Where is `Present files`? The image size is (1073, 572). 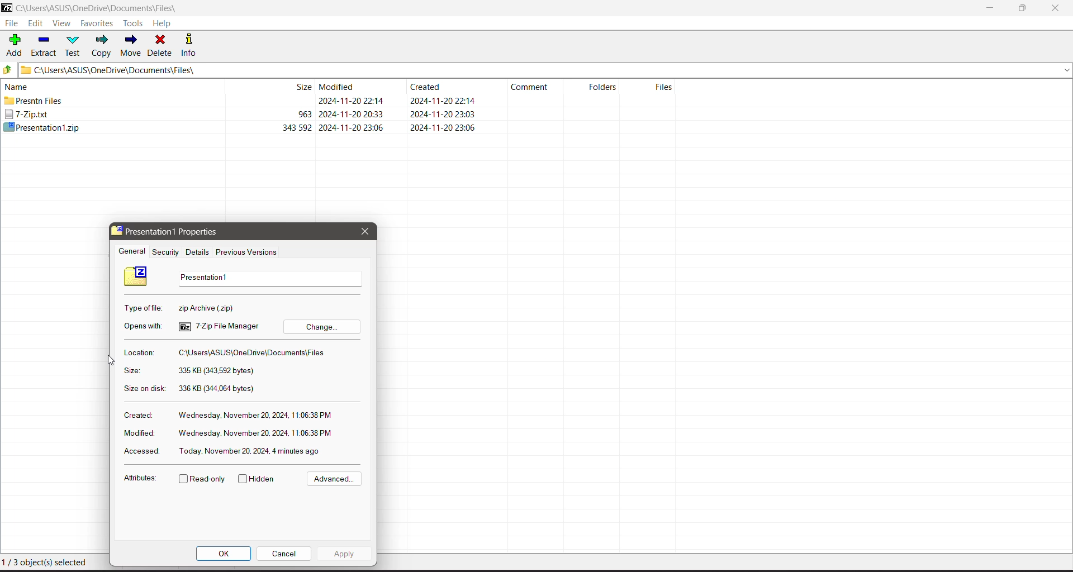 Present files is located at coordinates (241, 101).